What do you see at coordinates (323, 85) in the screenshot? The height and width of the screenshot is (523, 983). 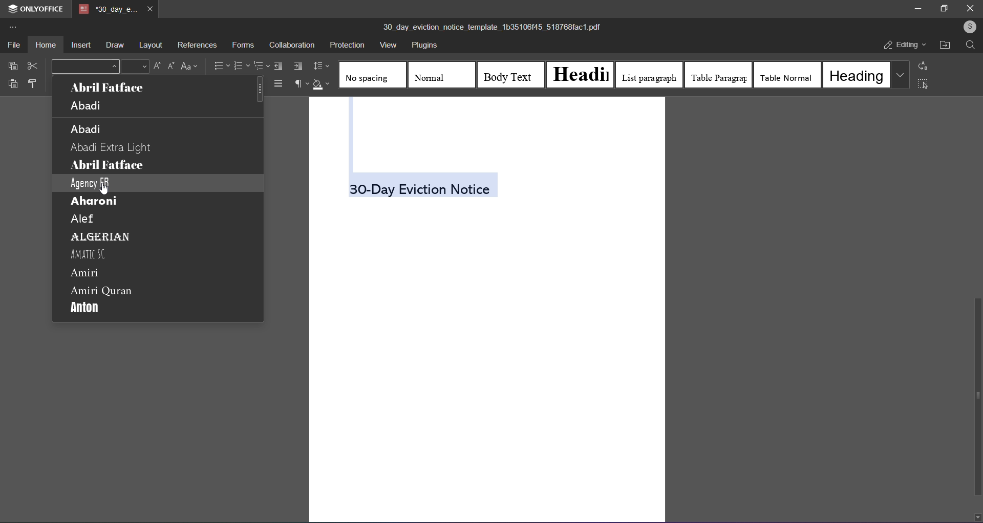 I see `shading` at bounding box center [323, 85].